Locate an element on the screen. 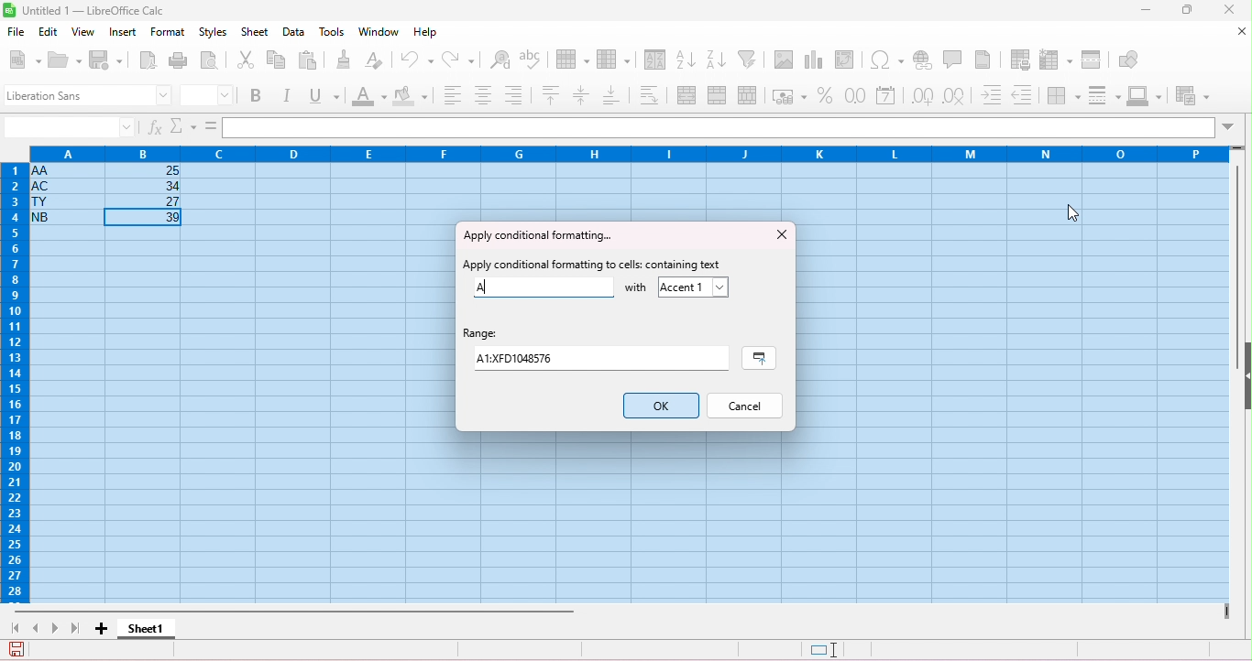 This screenshot has height=661, width=1252. close is located at coordinates (1241, 32).